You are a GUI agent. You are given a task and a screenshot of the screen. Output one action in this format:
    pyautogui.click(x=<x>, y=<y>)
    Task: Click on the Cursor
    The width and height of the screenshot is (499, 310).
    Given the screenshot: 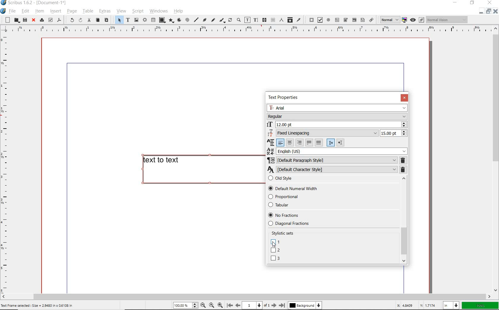 What is the action you would take?
    pyautogui.click(x=274, y=244)
    